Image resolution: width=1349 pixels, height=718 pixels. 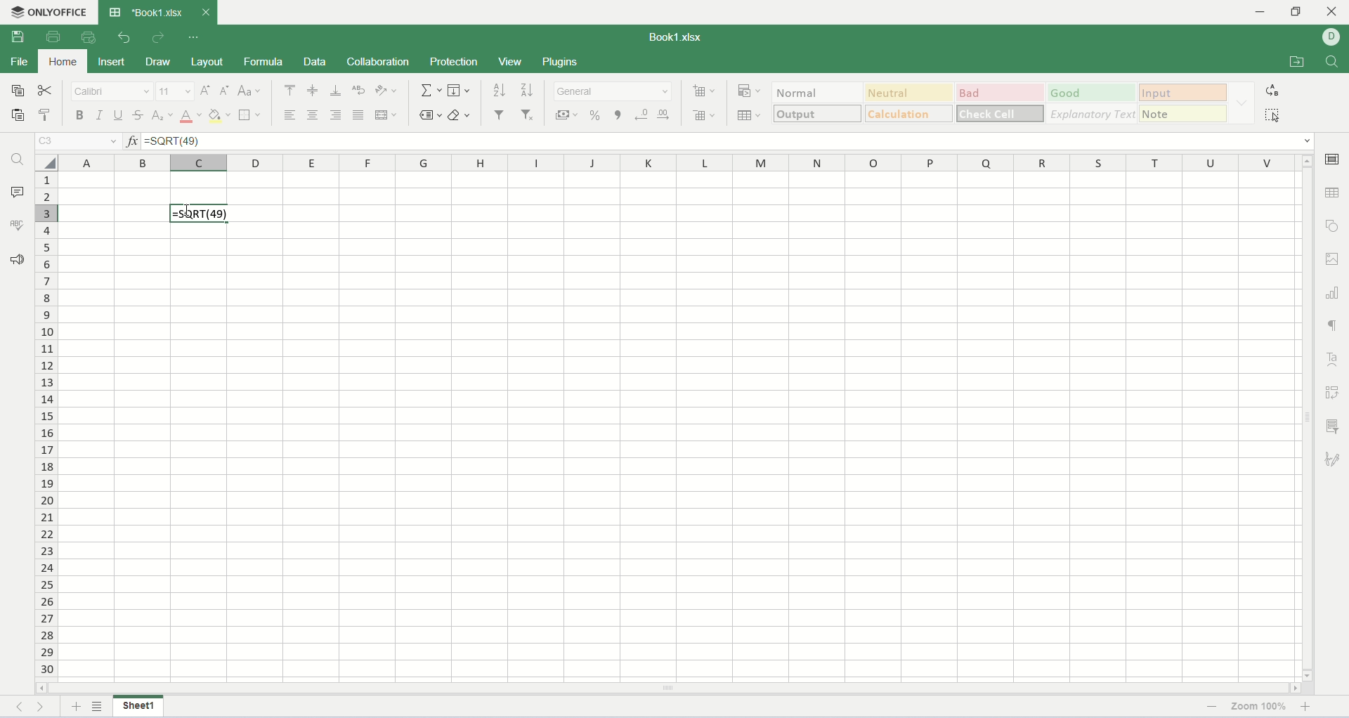 I want to click on align top, so click(x=289, y=90).